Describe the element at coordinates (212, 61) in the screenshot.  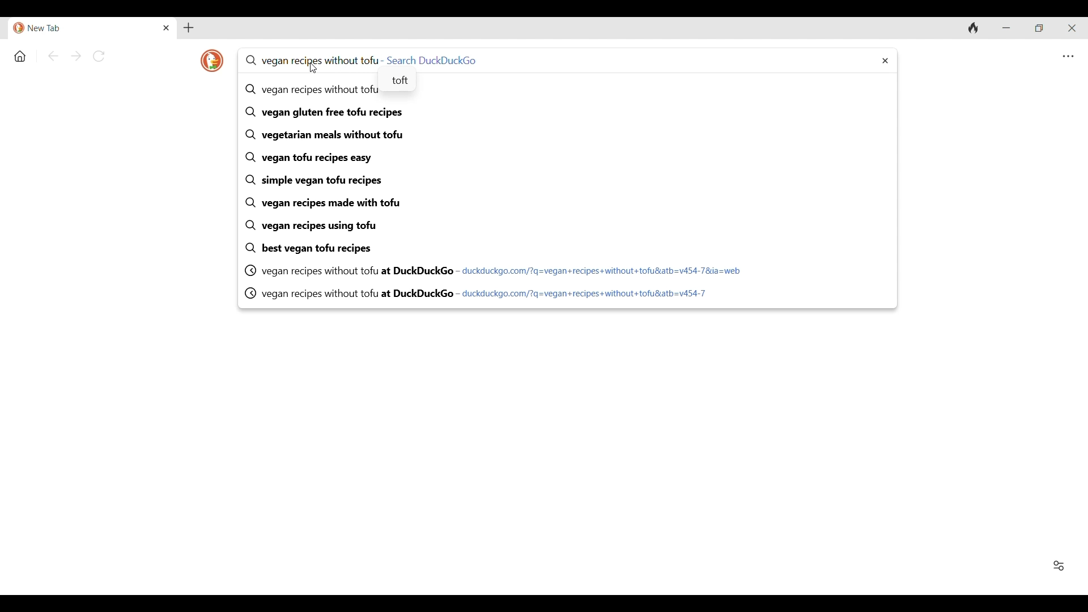
I see `Browser logo` at that location.